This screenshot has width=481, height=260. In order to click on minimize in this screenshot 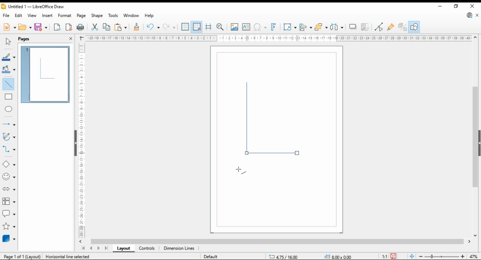, I will do `click(440, 6)`.